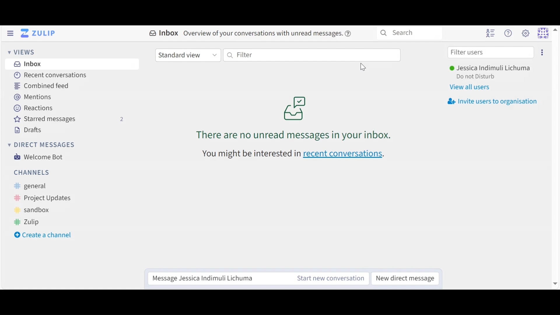 Image resolution: width=560 pixels, height=315 pixels. What do you see at coordinates (408, 33) in the screenshot?
I see `Search` at bounding box center [408, 33].